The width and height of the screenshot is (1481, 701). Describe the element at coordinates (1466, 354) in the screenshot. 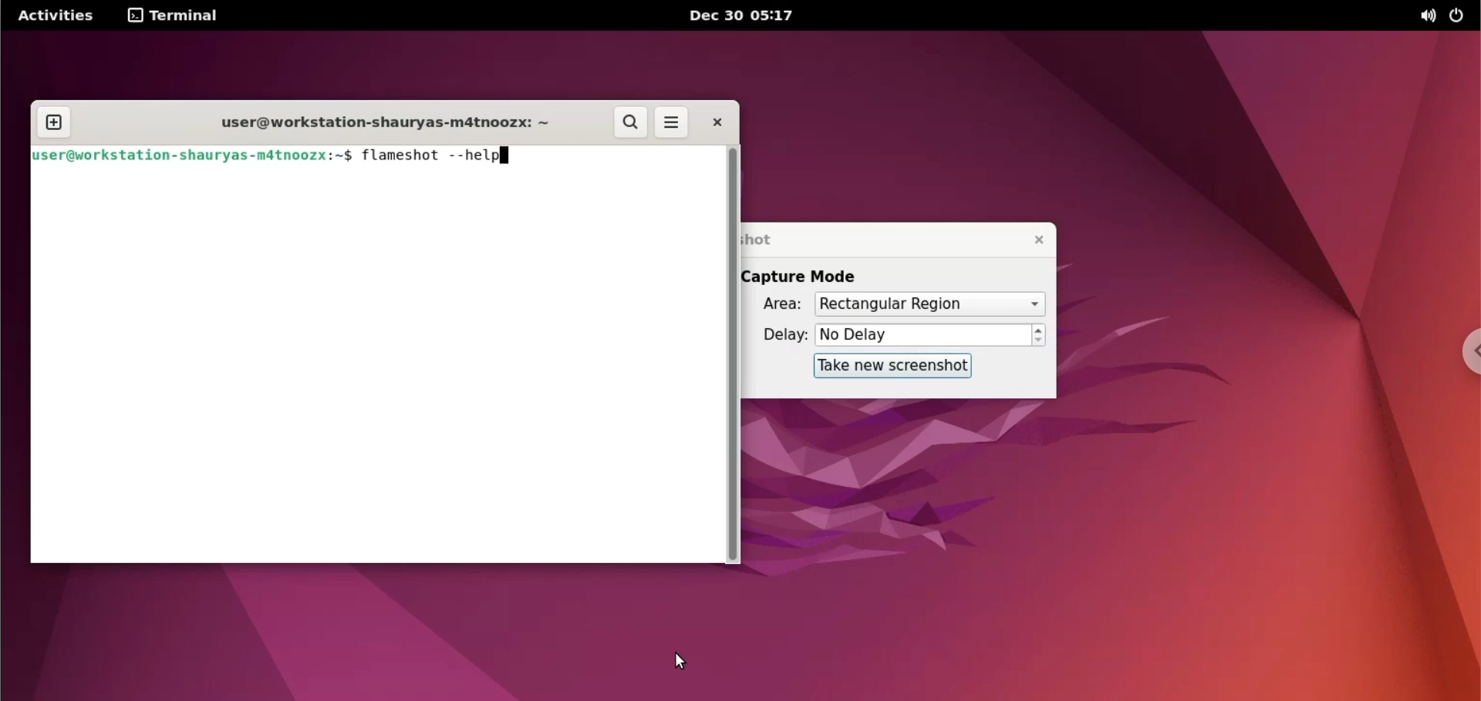

I see `chrome options` at that location.